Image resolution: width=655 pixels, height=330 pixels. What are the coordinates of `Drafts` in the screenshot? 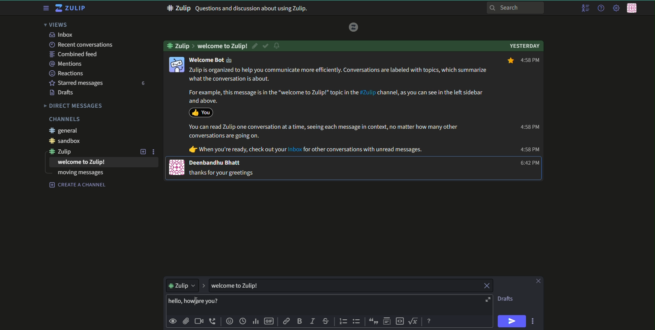 It's located at (63, 93).